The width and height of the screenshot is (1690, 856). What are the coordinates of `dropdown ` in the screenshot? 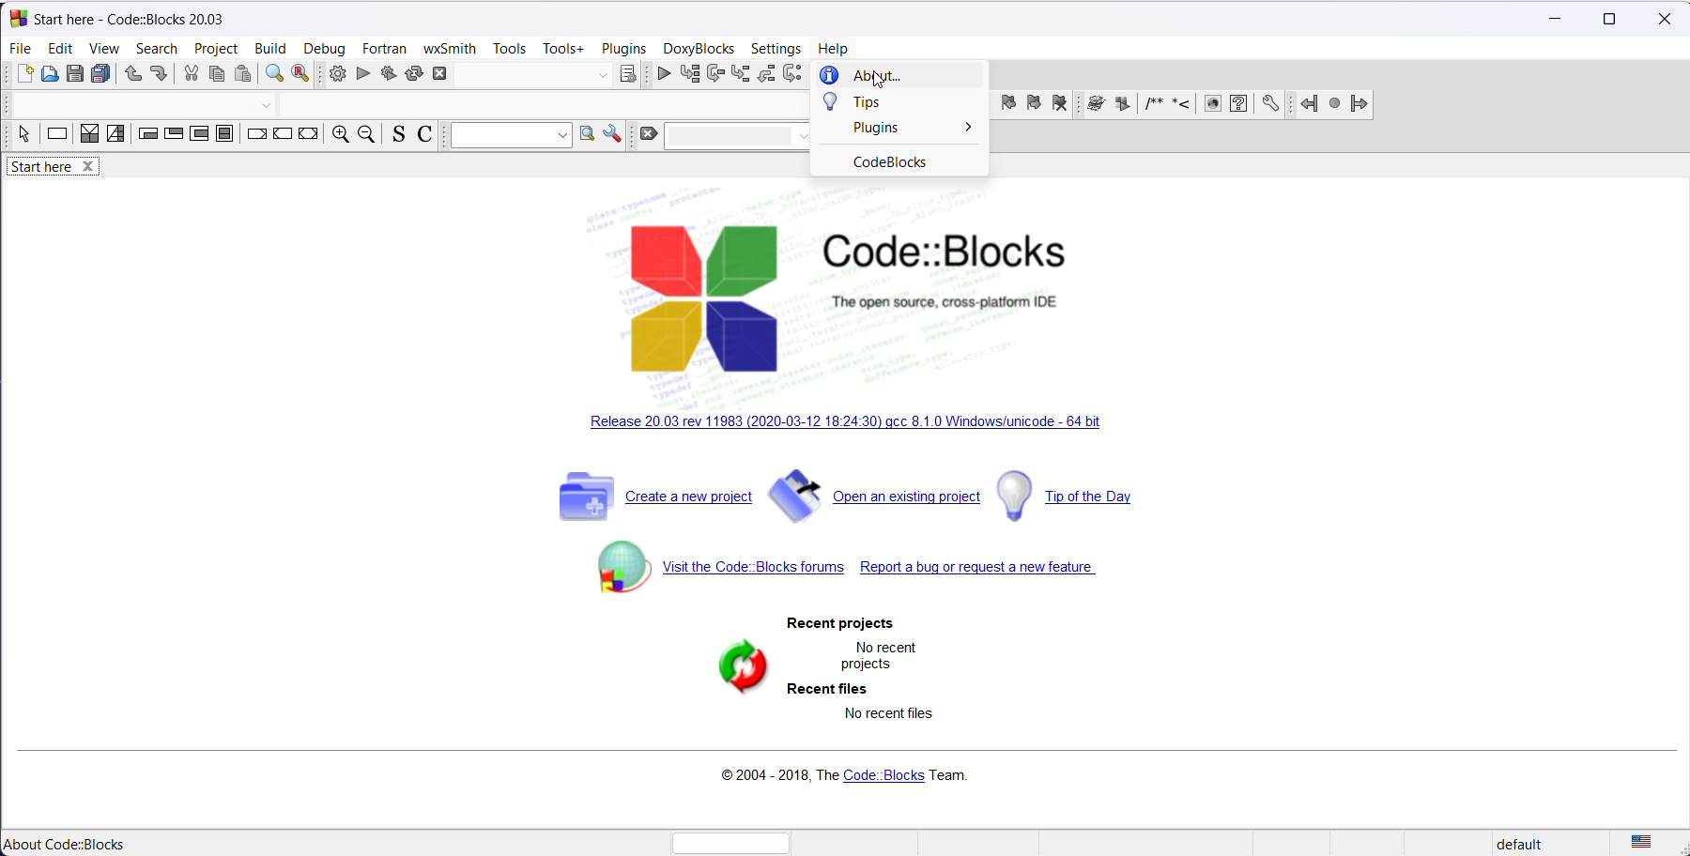 It's located at (603, 74).